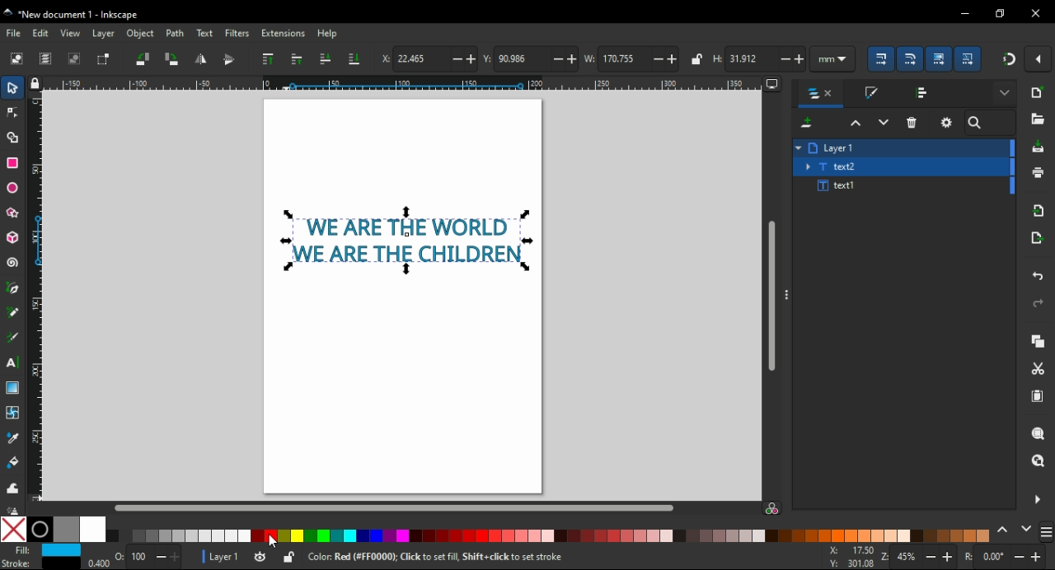 The image size is (1055, 570). What do you see at coordinates (853, 557) in the screenshot?
I see `cursor coordinates` at bounding box center [853, 557].